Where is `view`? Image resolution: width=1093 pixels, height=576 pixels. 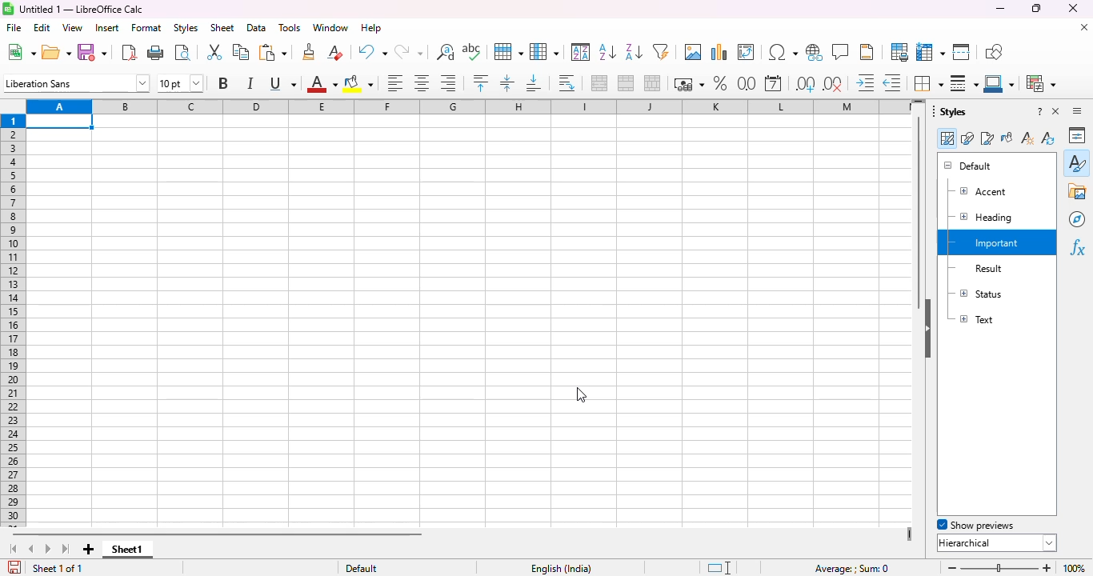
view is located at coordinates (72, 28).